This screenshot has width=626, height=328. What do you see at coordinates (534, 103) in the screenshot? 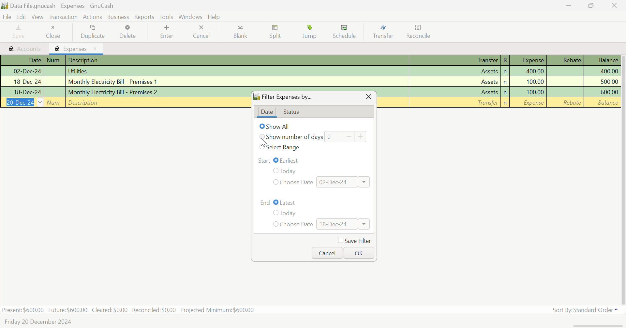
I see `Amount` at bounding box center [534, 103].